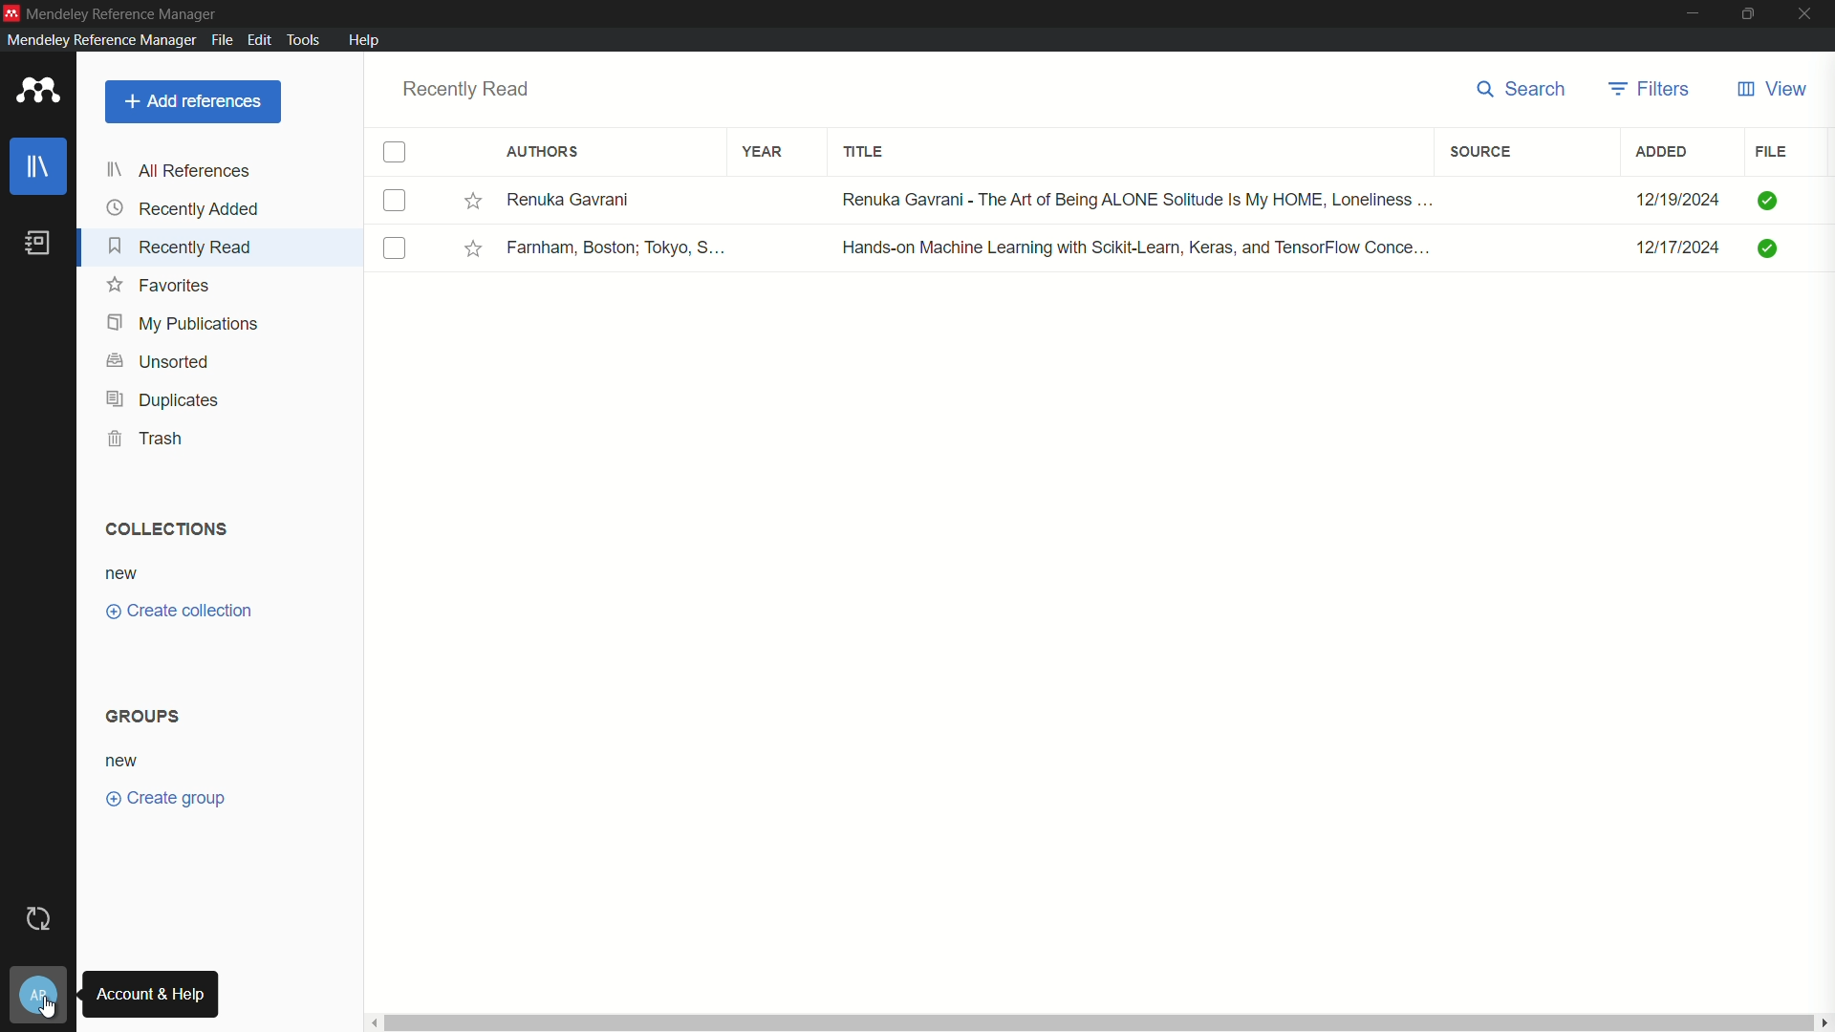 Image resolution: width=1835 pixels, height=1032 pixels. Describe the element at coordinates (1678, 247) in the screenshot. I see `12/17/2024` at that location.